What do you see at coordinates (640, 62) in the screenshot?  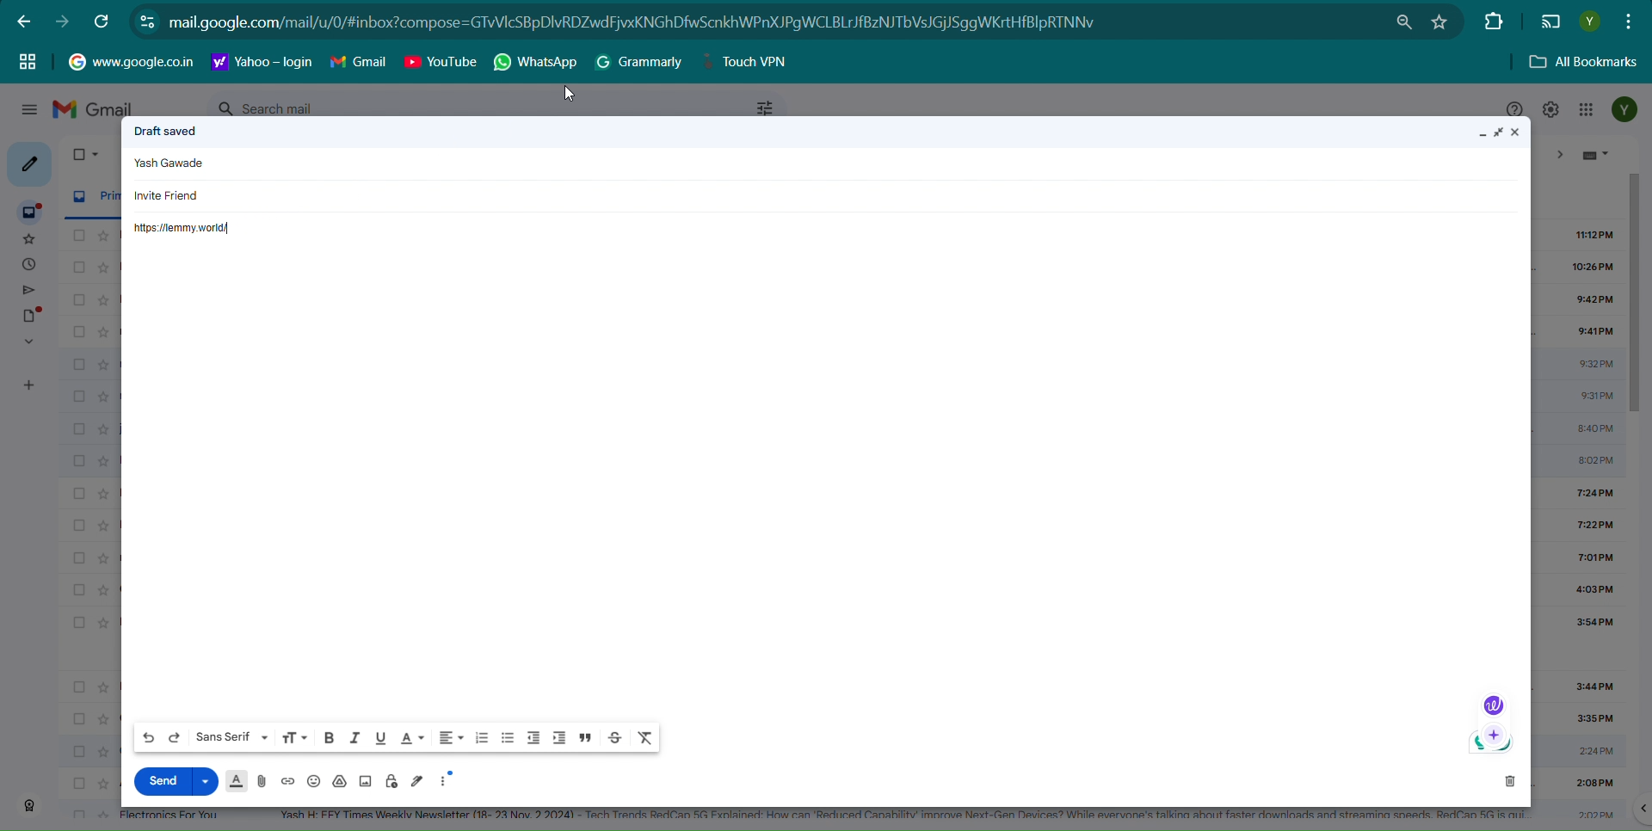 I see `Grammarly` at bounding box center [640, 62].